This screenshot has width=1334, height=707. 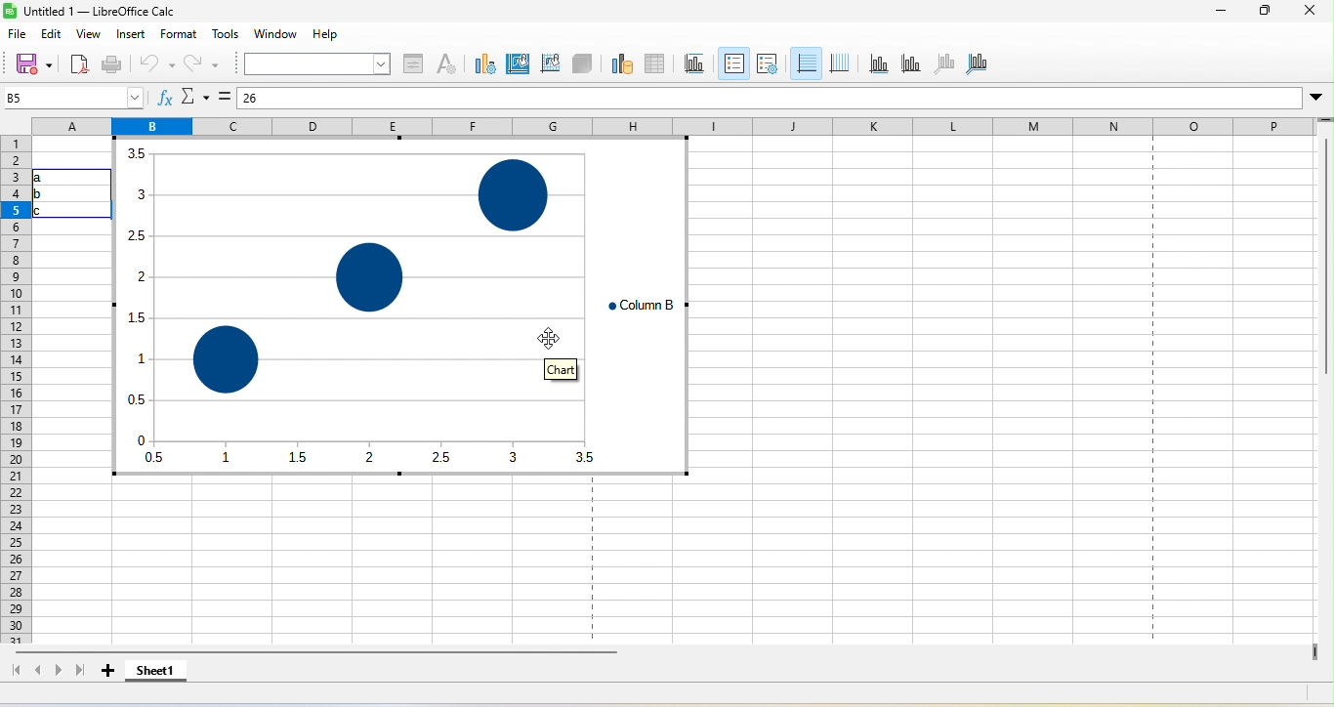 What do you see at coordinates (554, 338) in the screenshot?
I see `cursor` at bounding box center [554, 338].